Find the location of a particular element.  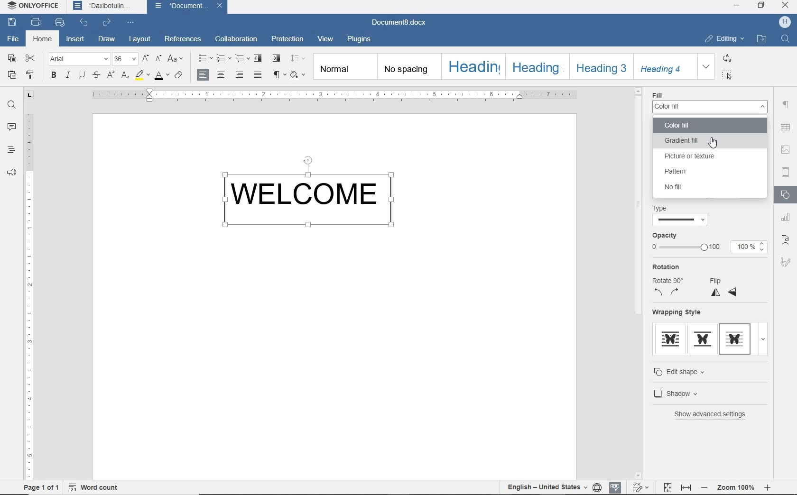

HEADER & FOOTER is located at coordinates (787, 172).